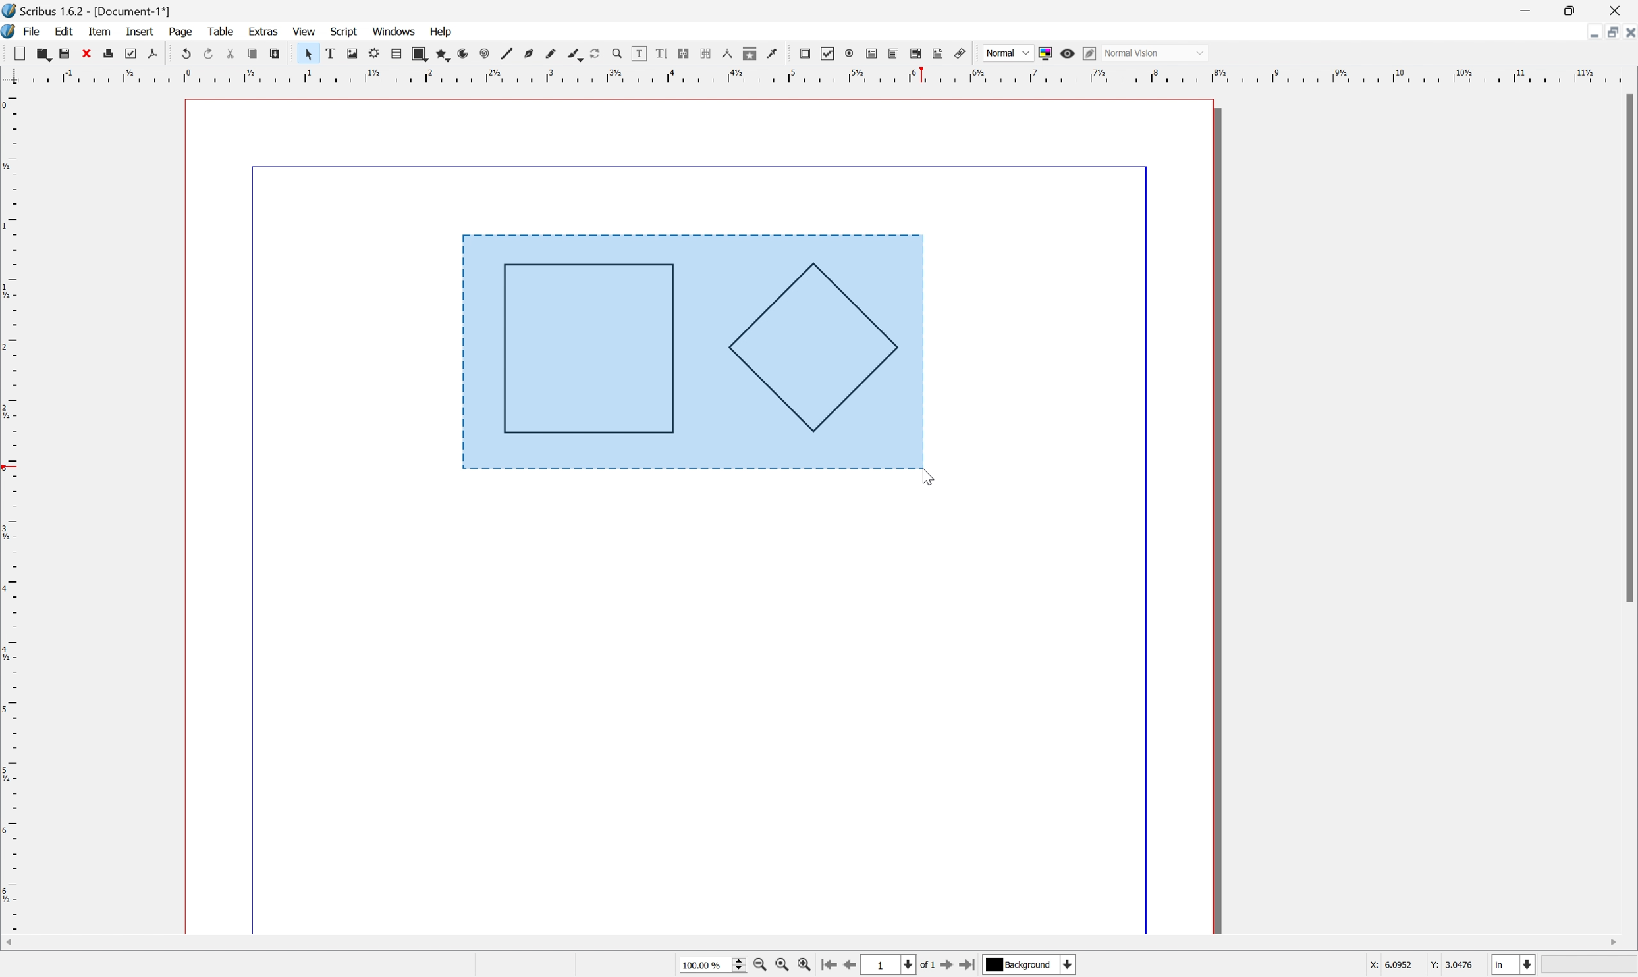  I want to click on Rectangle, so click(587, 350).